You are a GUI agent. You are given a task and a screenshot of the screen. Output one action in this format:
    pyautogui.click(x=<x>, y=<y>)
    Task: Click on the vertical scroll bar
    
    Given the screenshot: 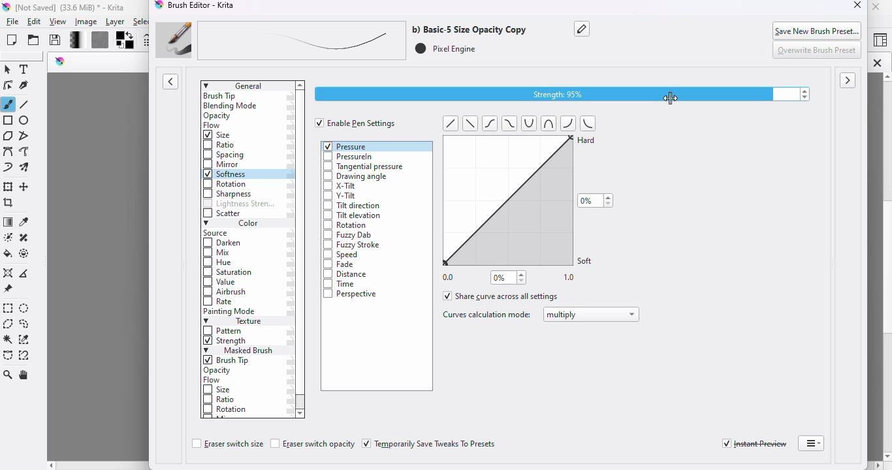 What is the action you would take?
    pyautogui.click(x=885, y=266)
    